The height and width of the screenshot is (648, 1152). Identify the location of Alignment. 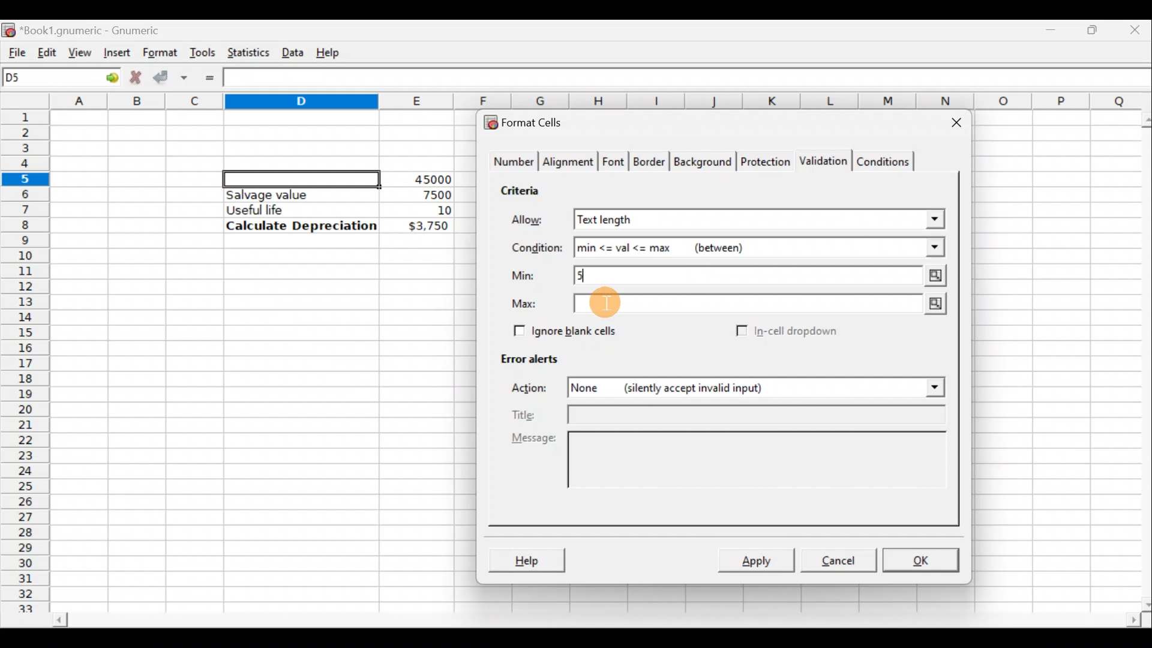
(569, 163).